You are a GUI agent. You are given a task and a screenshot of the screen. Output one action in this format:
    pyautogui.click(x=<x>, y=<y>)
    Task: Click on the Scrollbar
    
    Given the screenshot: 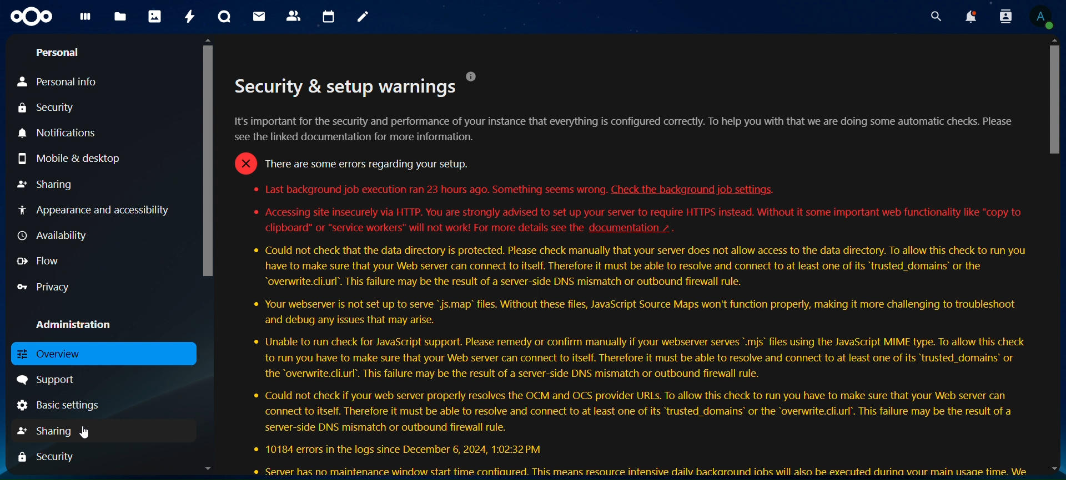 What is the action you would take?
    pyautogui.click(x=204, y=257)
    